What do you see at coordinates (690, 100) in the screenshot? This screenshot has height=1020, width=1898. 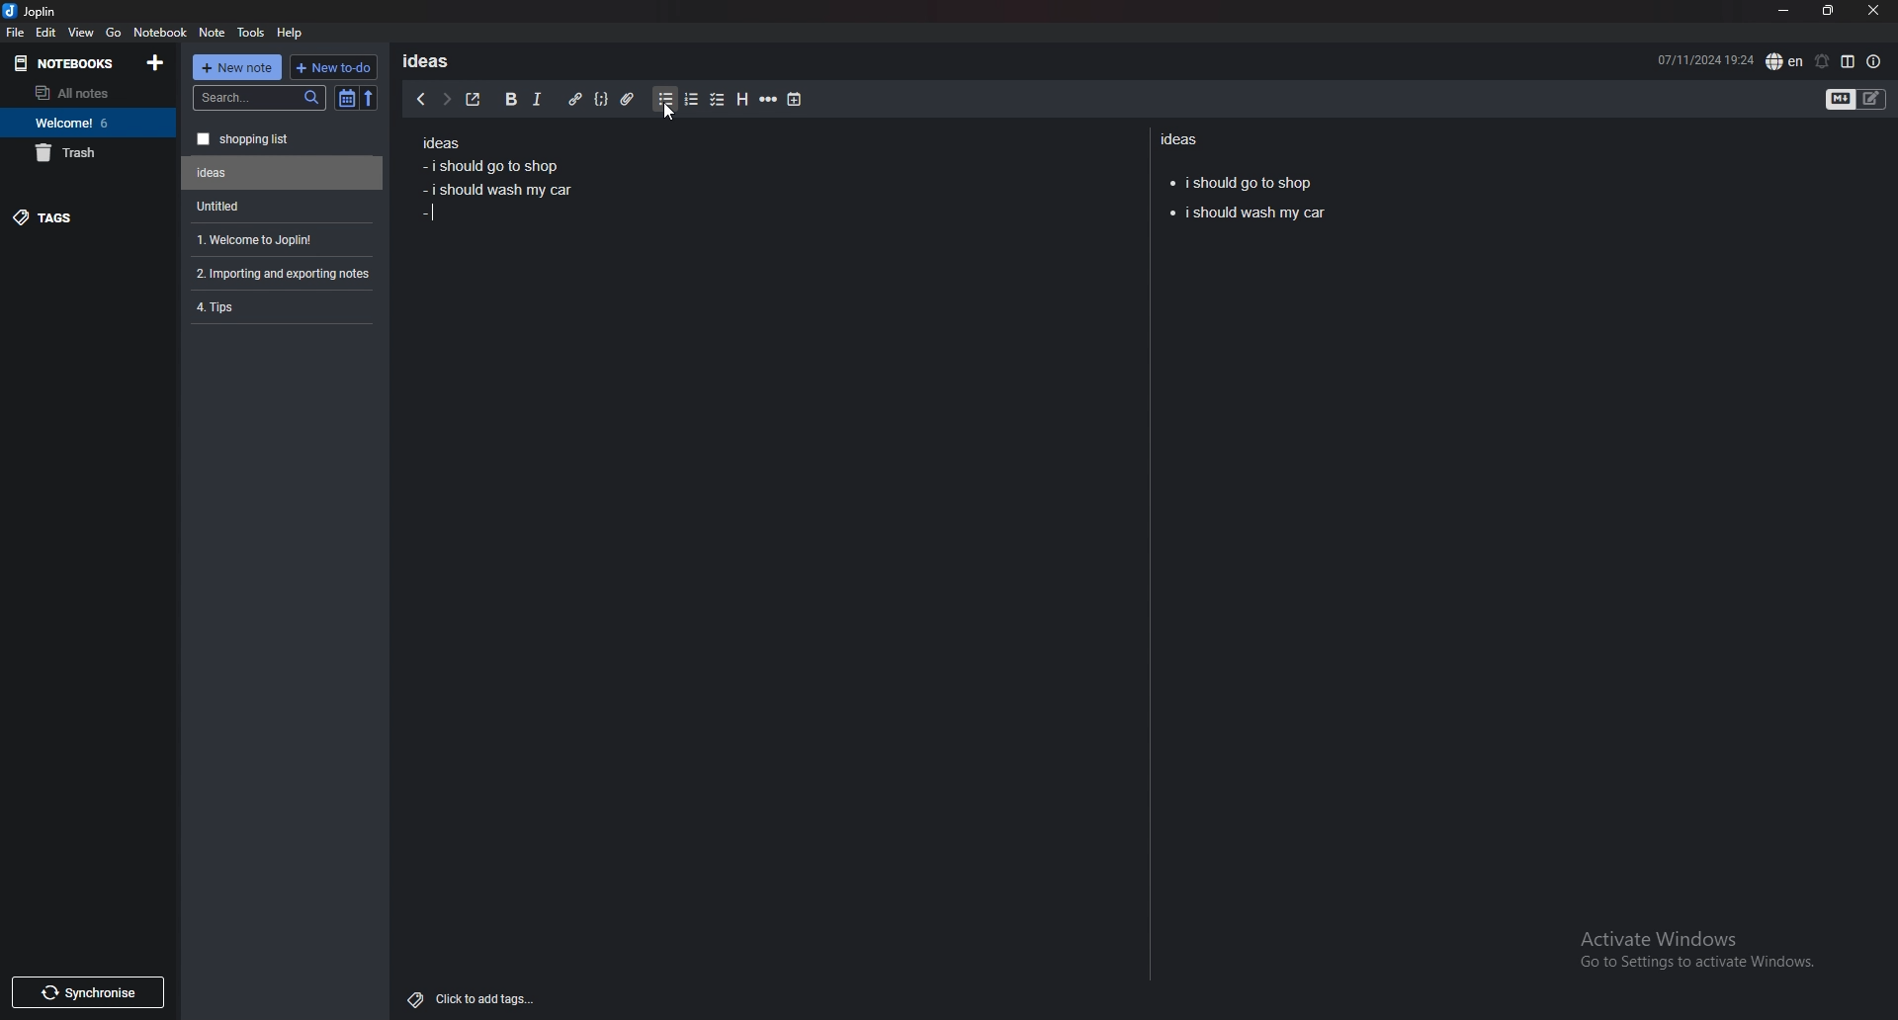 I see `numbered list` at bounding box center [690, 100].